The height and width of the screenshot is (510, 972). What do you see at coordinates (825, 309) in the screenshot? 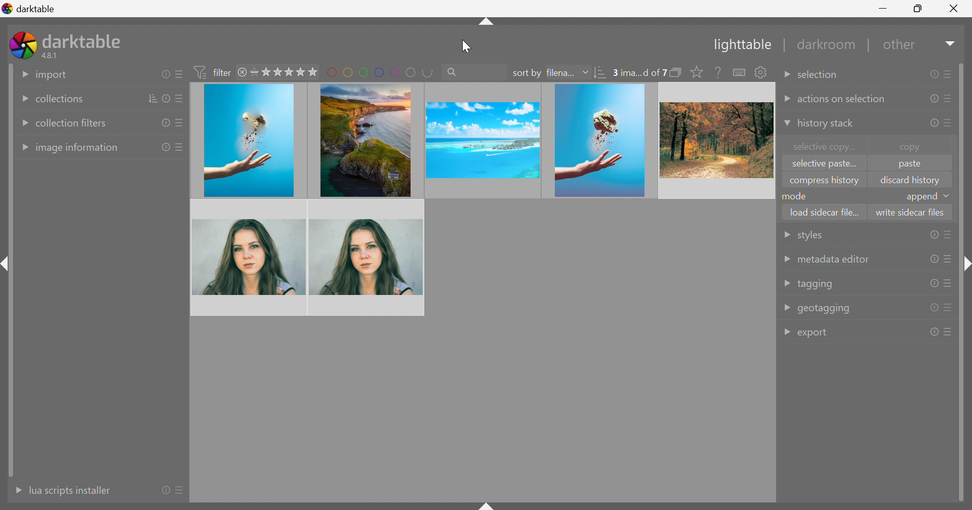
I see `geotagging` at bounding box center [825, 309].